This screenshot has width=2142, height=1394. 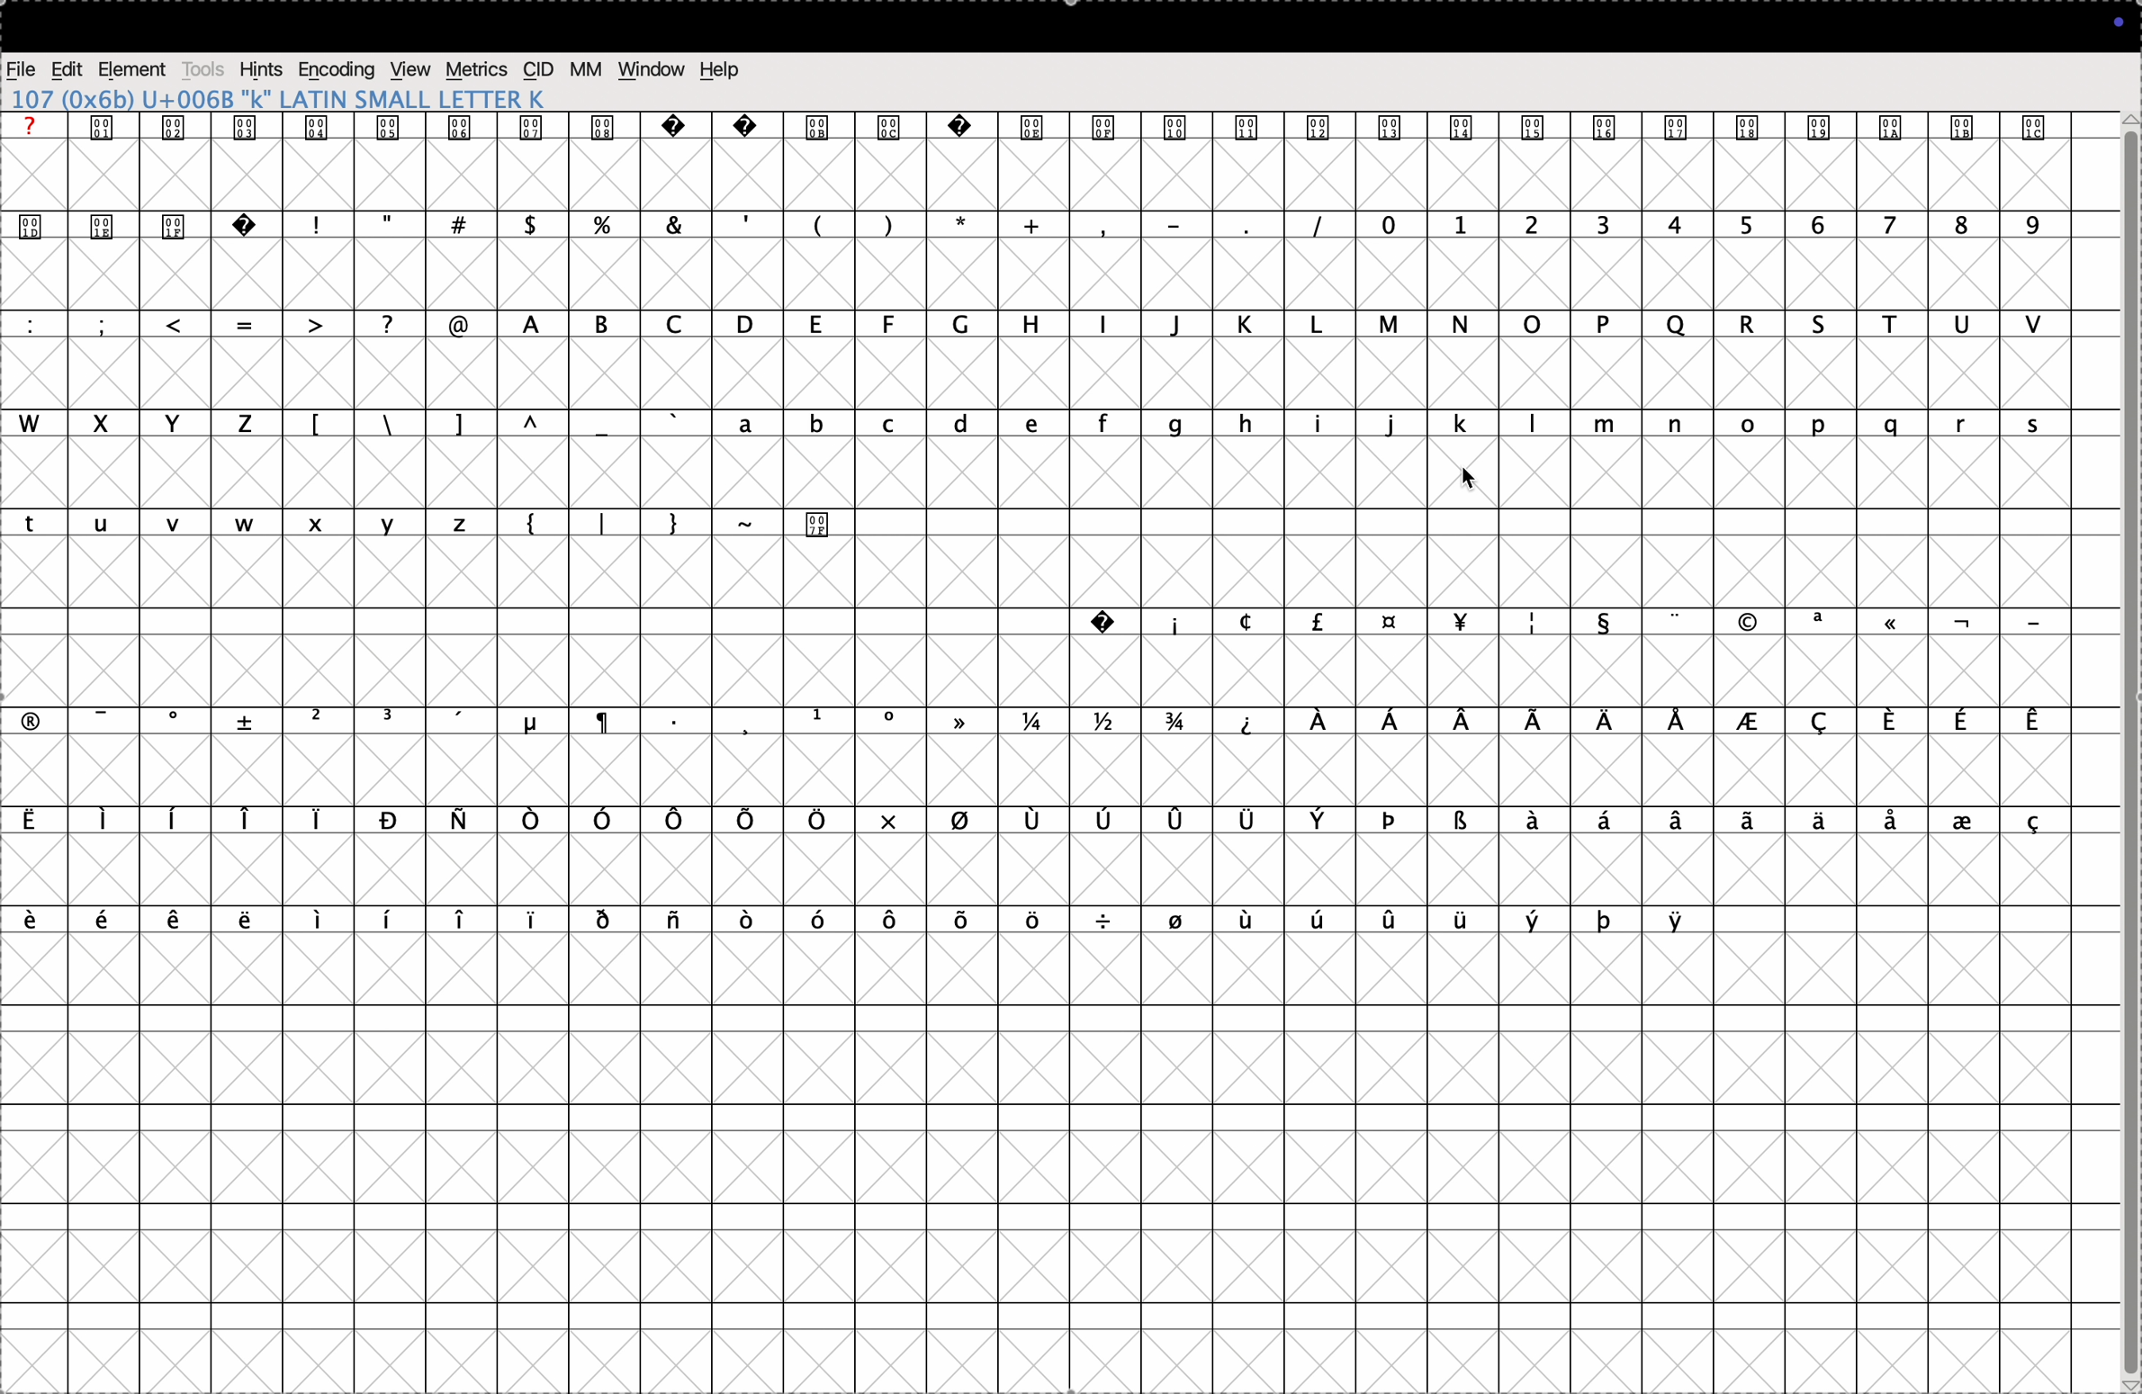 I want to click on Cursor, so click(x=1471, y=480).